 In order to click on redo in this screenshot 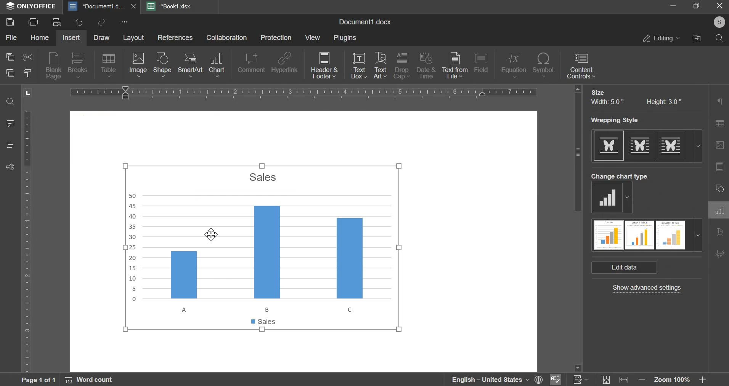, I will do `click(101, 22)`.